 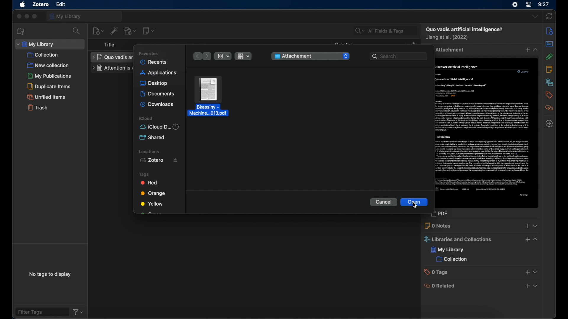 I want to click on zotero, so click(x=159, y=160).